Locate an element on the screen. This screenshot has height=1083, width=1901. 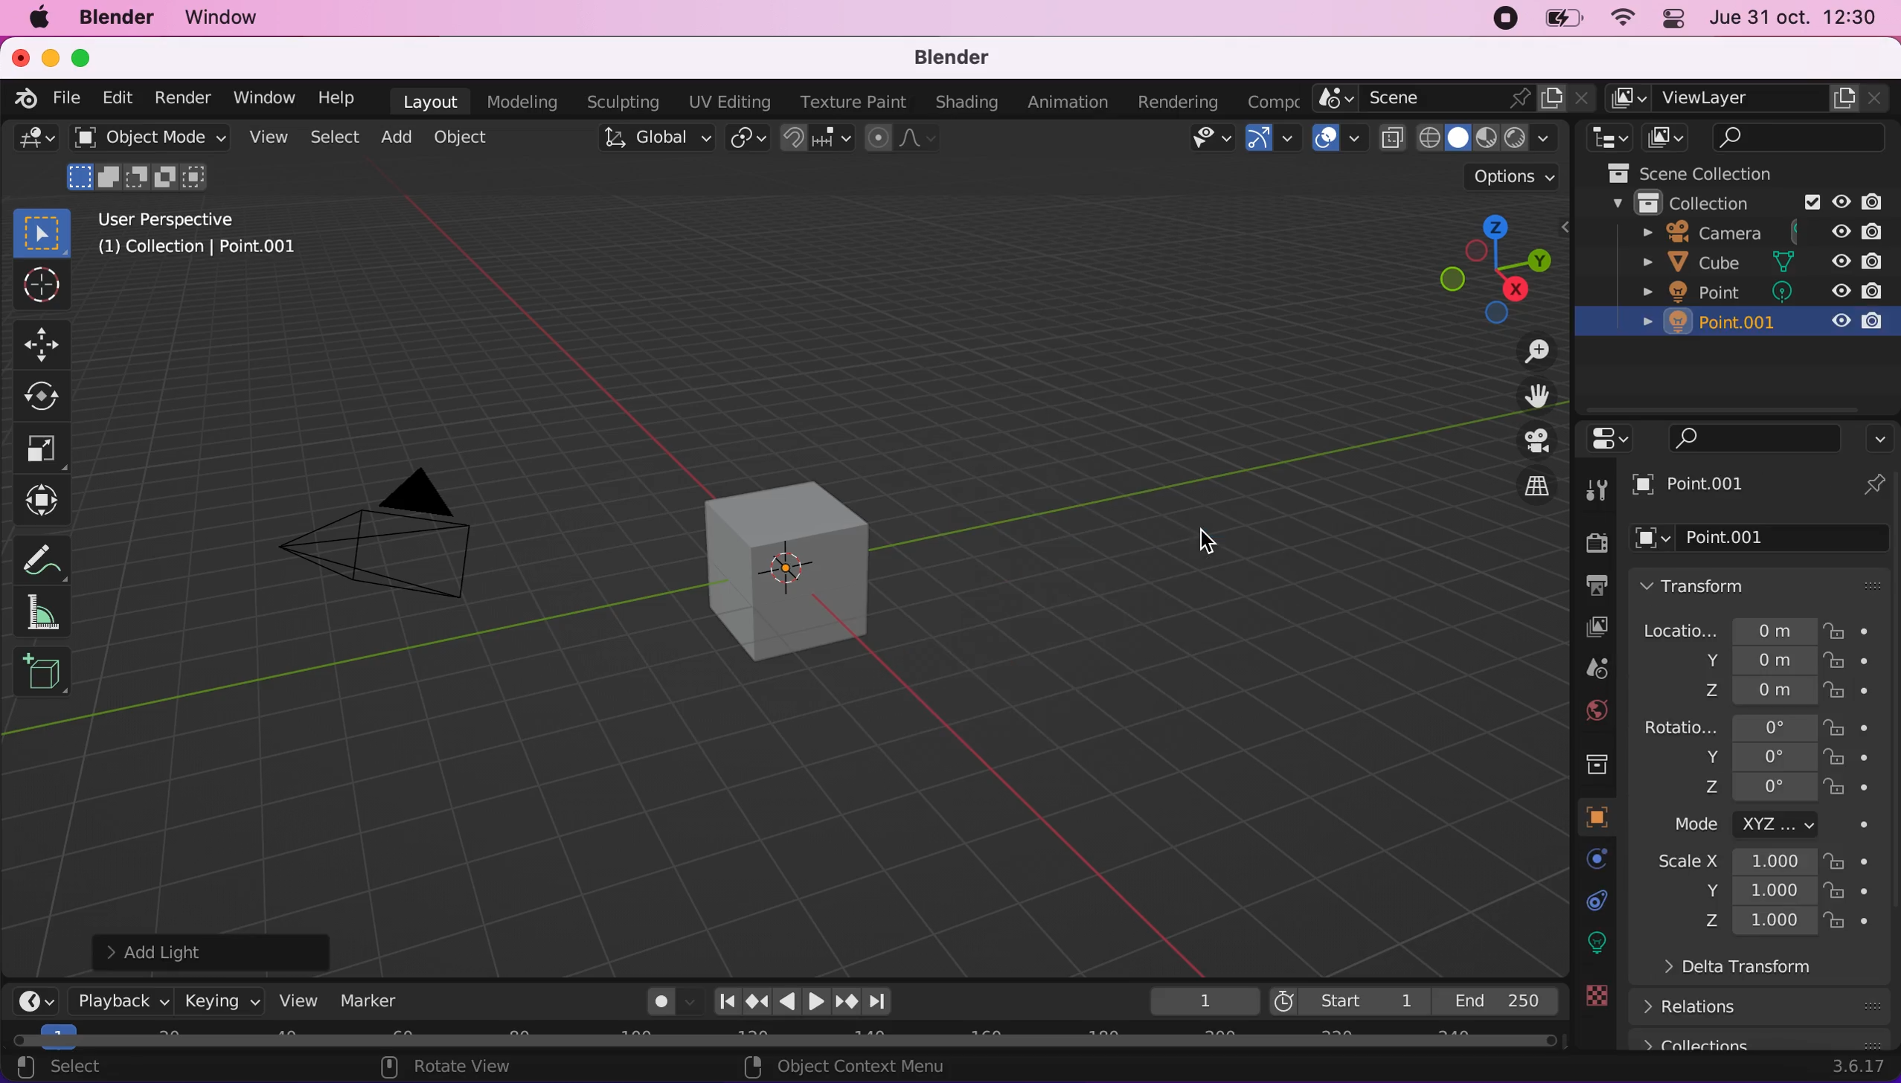
toggle the current view is located at coordinates (1522, 486).